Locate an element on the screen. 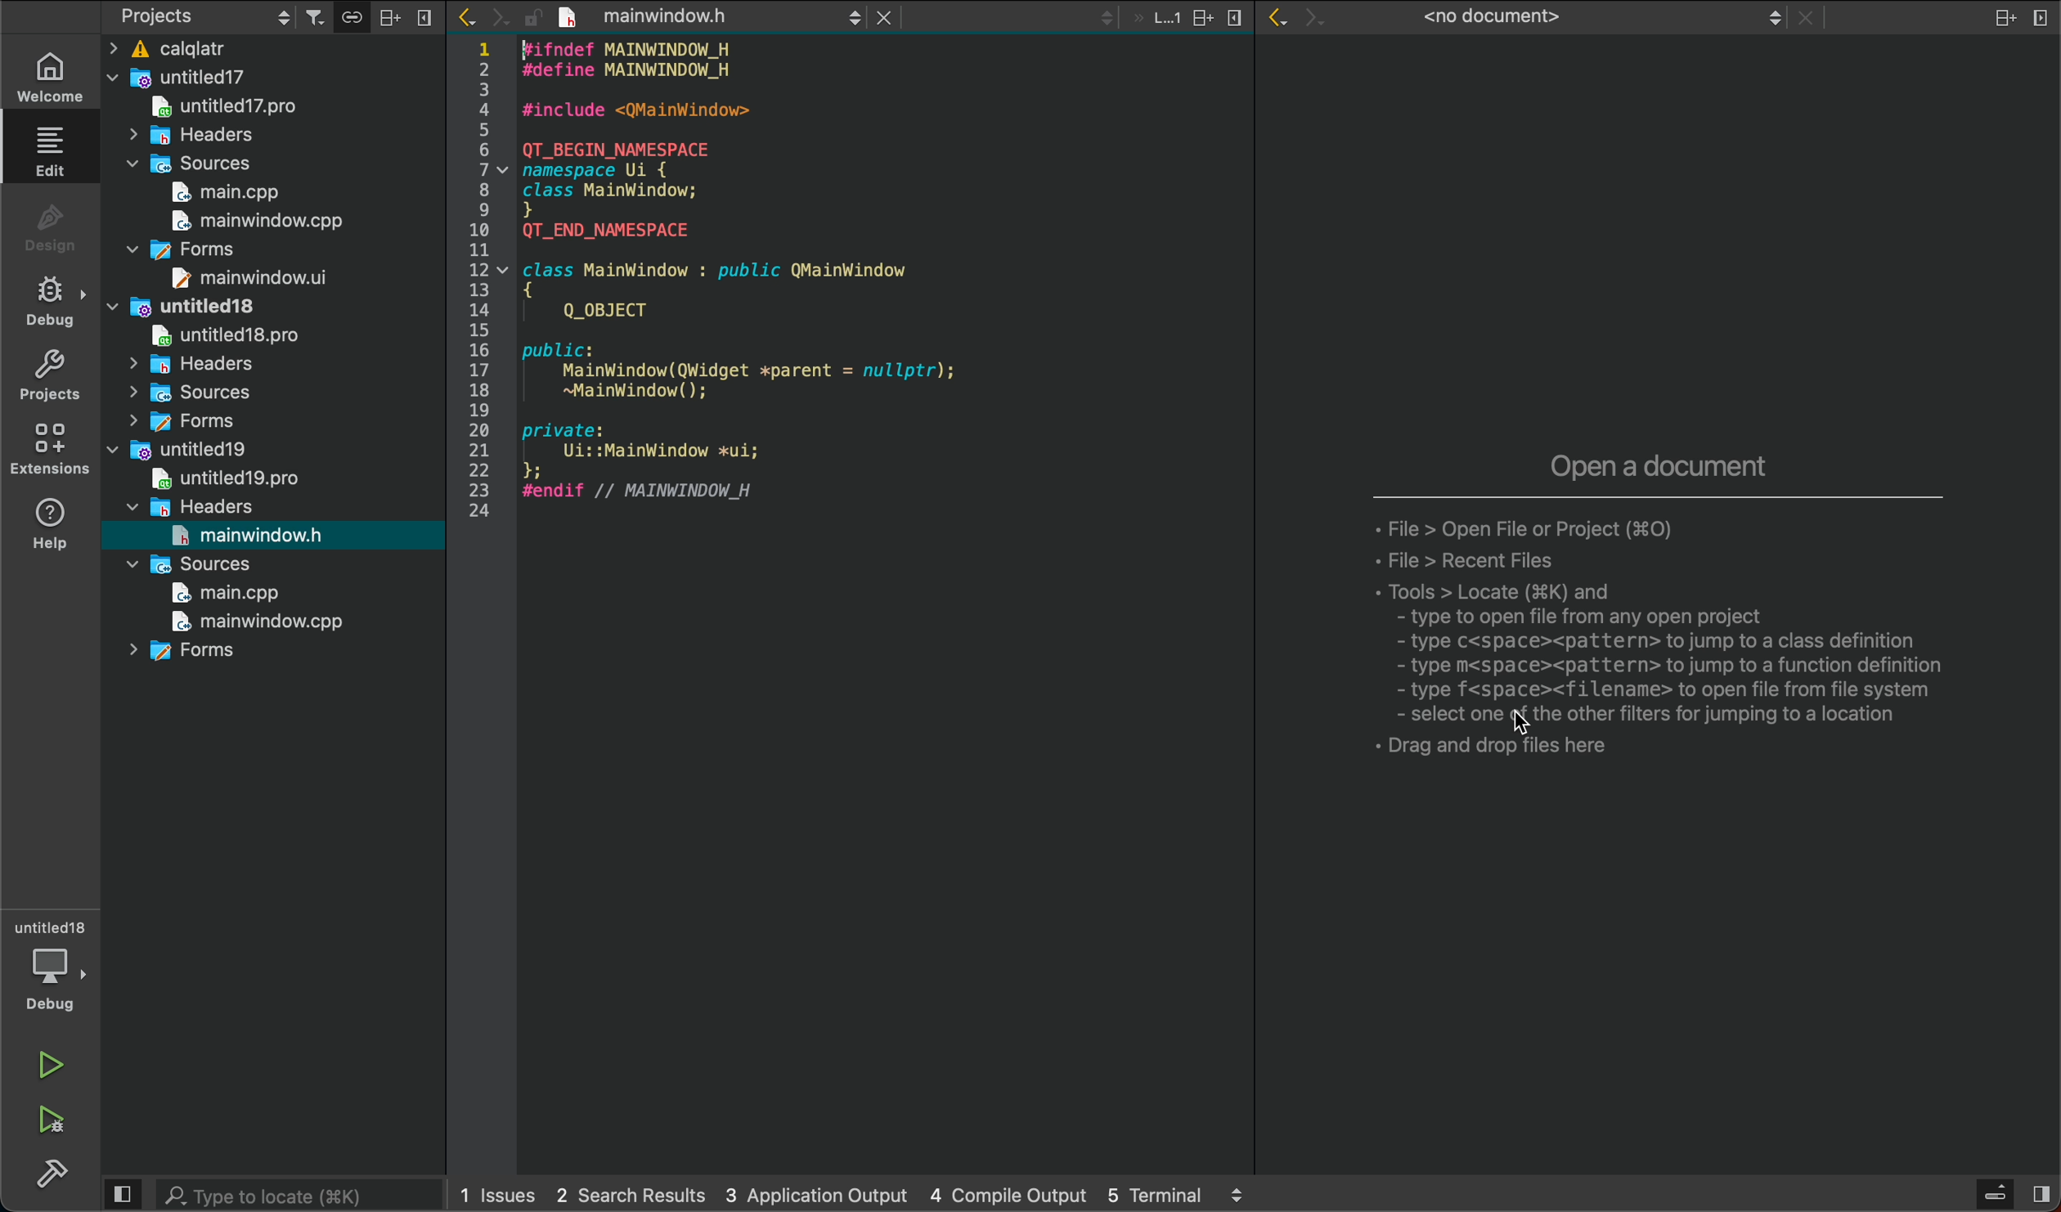  headres is located at coordinates (198, 366).